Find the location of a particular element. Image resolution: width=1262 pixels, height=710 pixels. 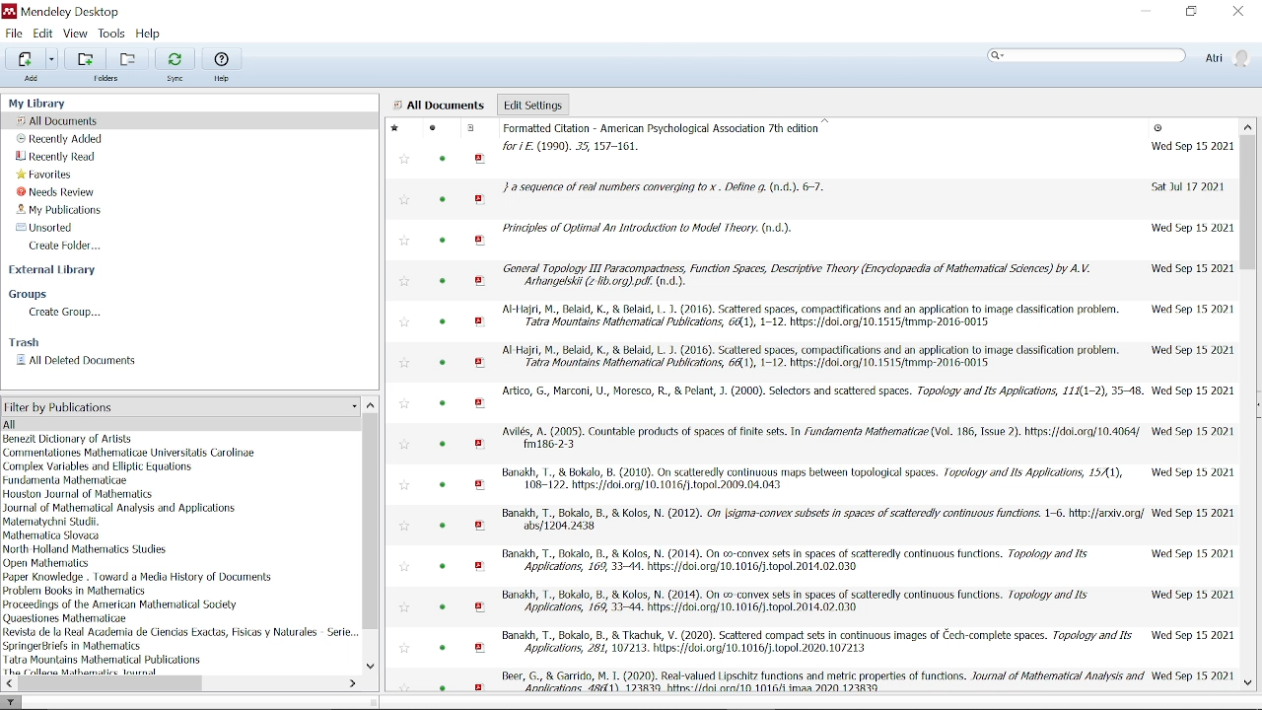

author is located at coordinates (180, 631).